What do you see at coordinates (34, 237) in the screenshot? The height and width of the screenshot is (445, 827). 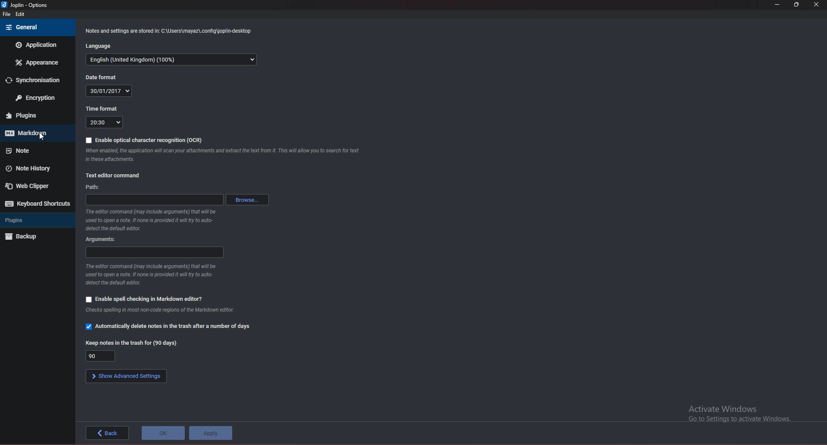 I see `backup` at bounding box center [34, 237].